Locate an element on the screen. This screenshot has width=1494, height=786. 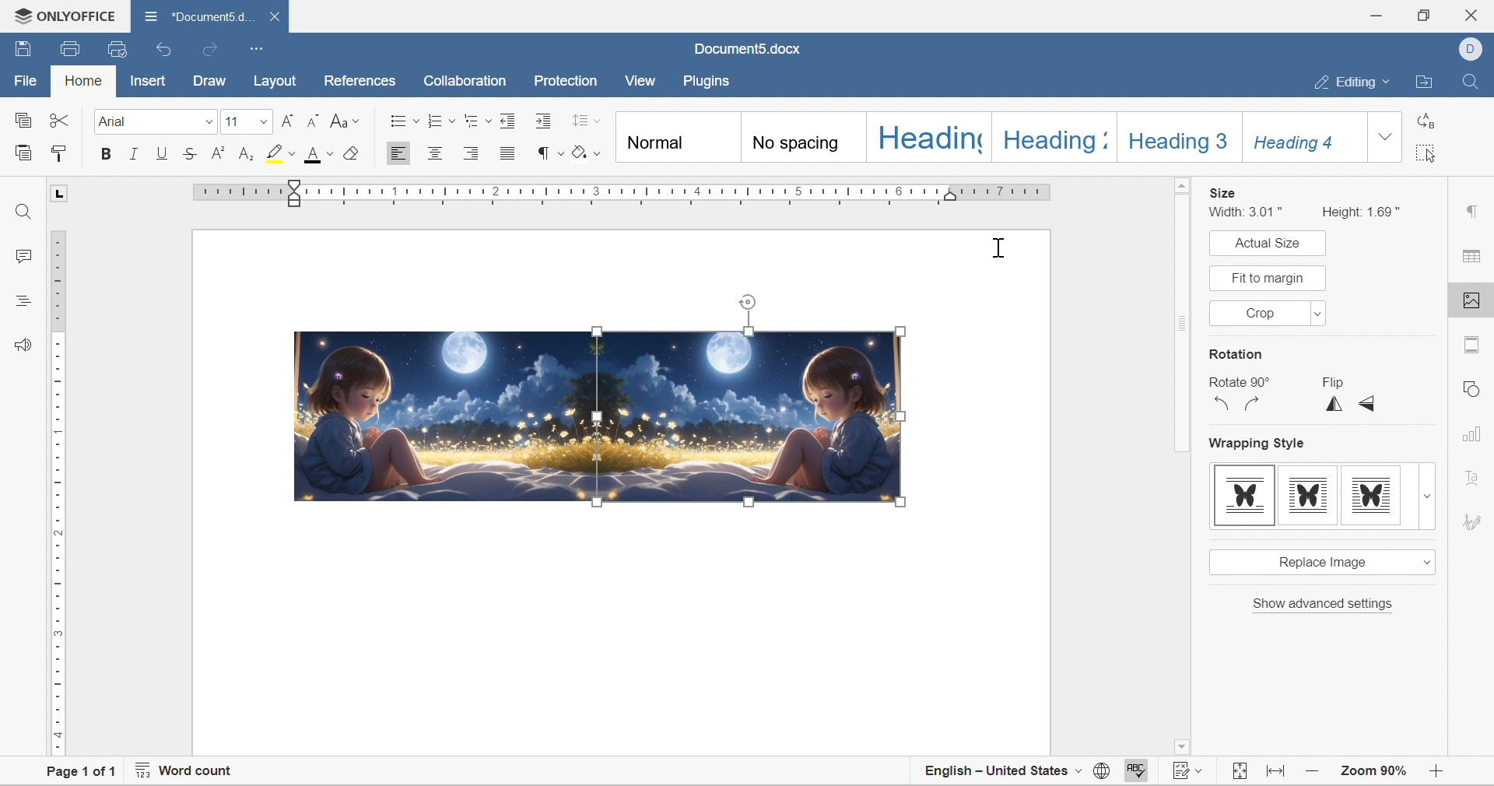
dell is located at coordinates (1469, 47).